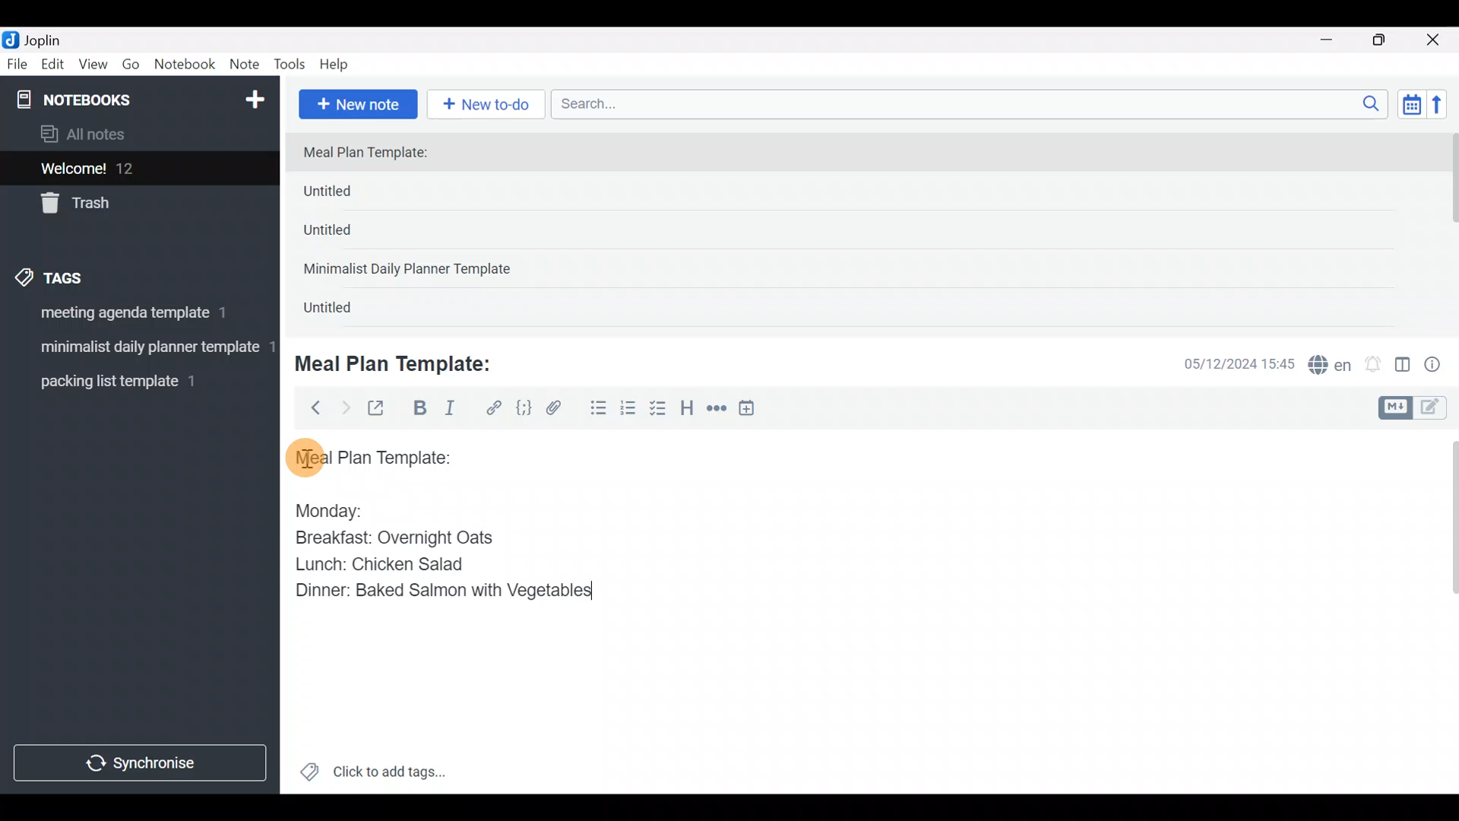  What do you see at coordinates (717, 410) in the screenshot?
I see `Horizontal rule` at bounding box center [717, 410].